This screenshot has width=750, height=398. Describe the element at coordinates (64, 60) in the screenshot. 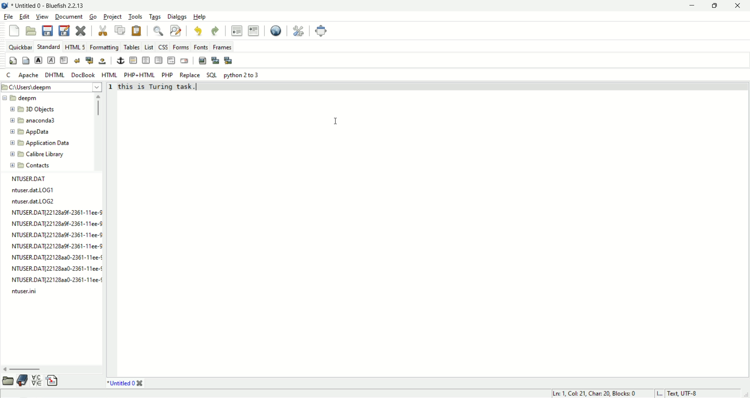

I see `pragraph` at that location.